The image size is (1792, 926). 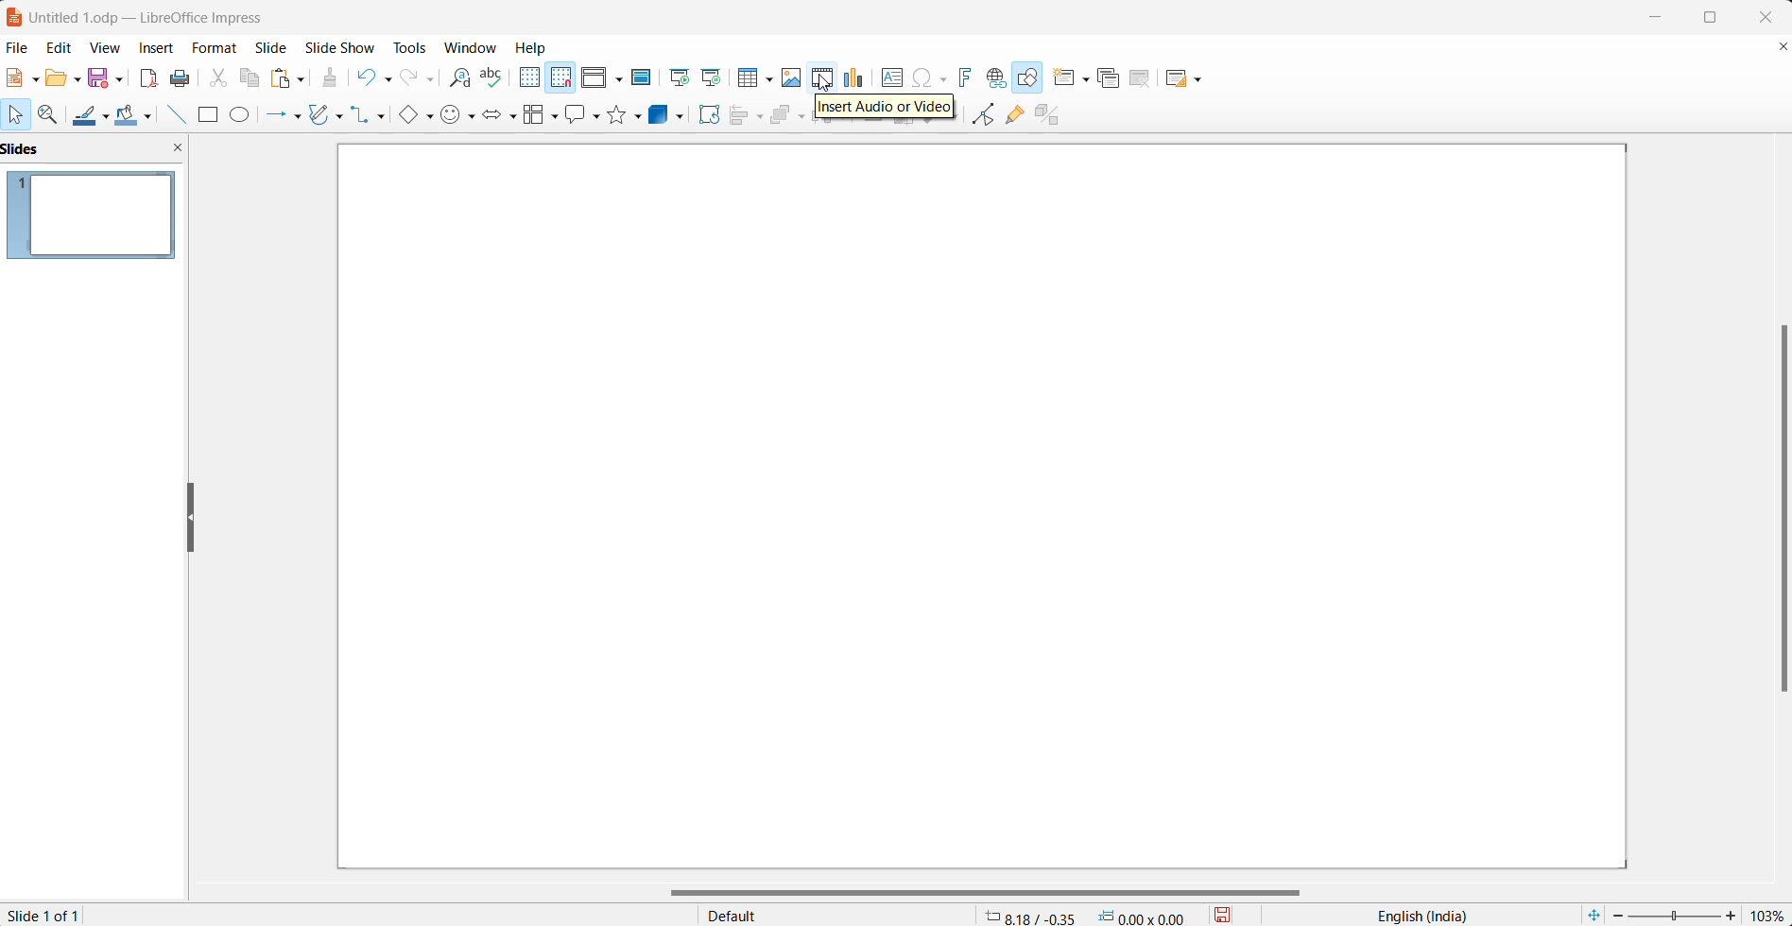 What do you see at coordinates (428, 118) in the screenshot?
I see `basic shapes options` at bounding box center [428, 118].